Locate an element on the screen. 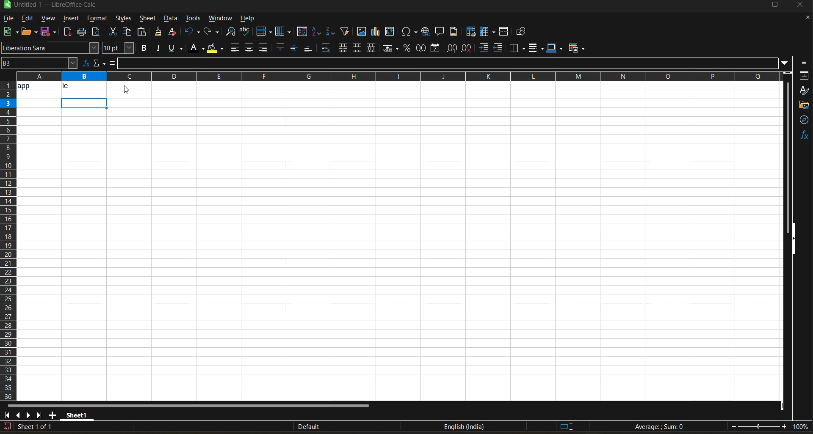  delete decimal place is located at coordinates (467, 48).